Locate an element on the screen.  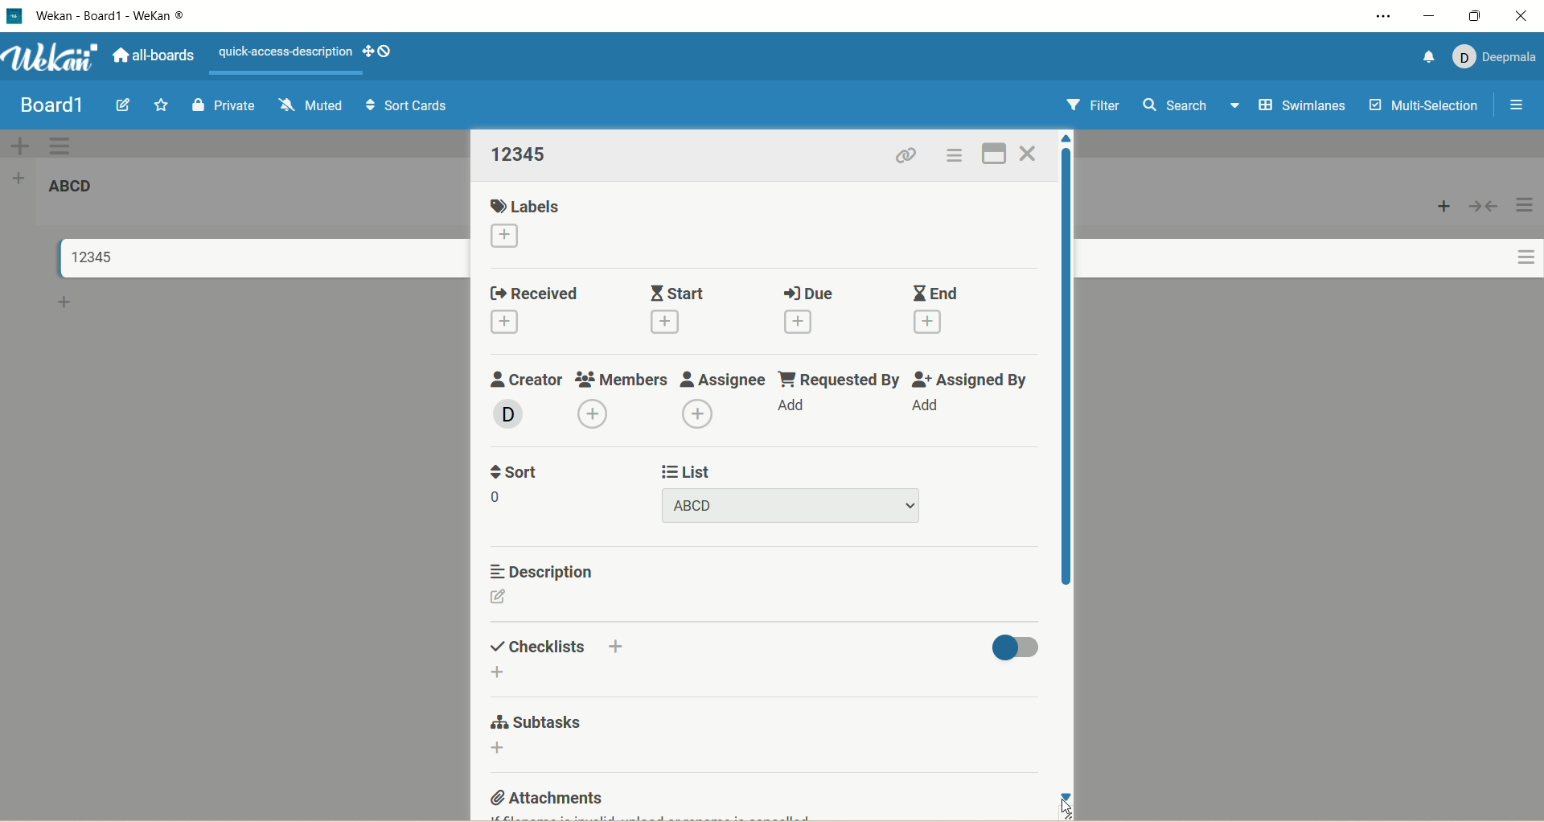
labels is located at coordinates (528, 204).